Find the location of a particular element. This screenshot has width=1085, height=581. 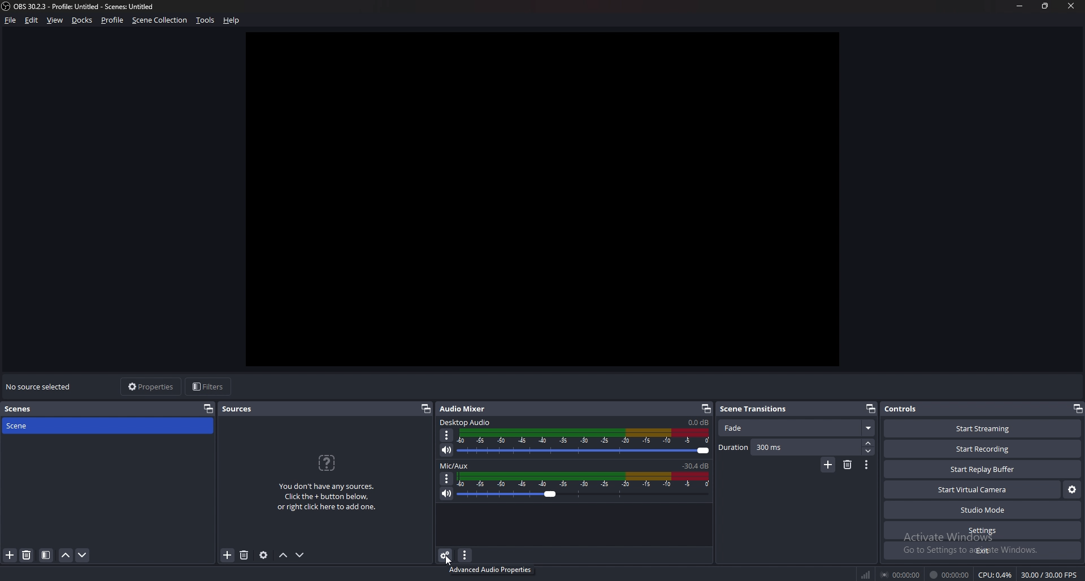

duration is located at coordinates (791, 448).